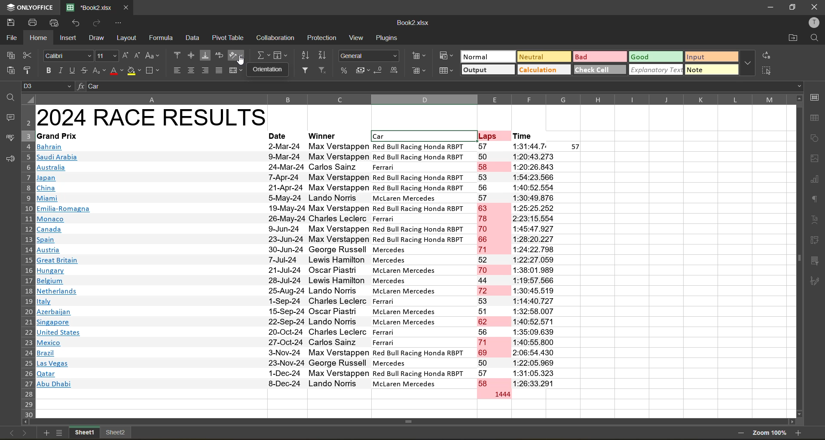 Image resolution: width=825 pixels, height=440 pixels. What do you see at coordinates (544, 56) in the screenshot?
I see `neutral` at bounding box center [544, 56].